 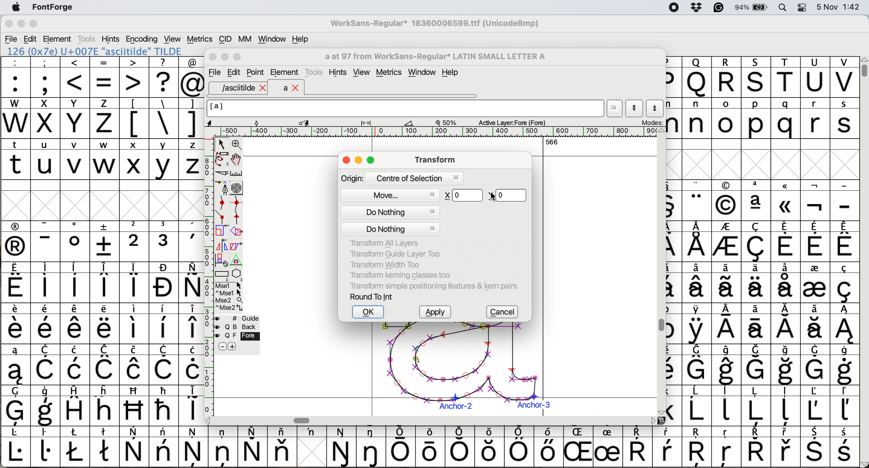 I want to click on glyph name, so click(x=434, y=57).